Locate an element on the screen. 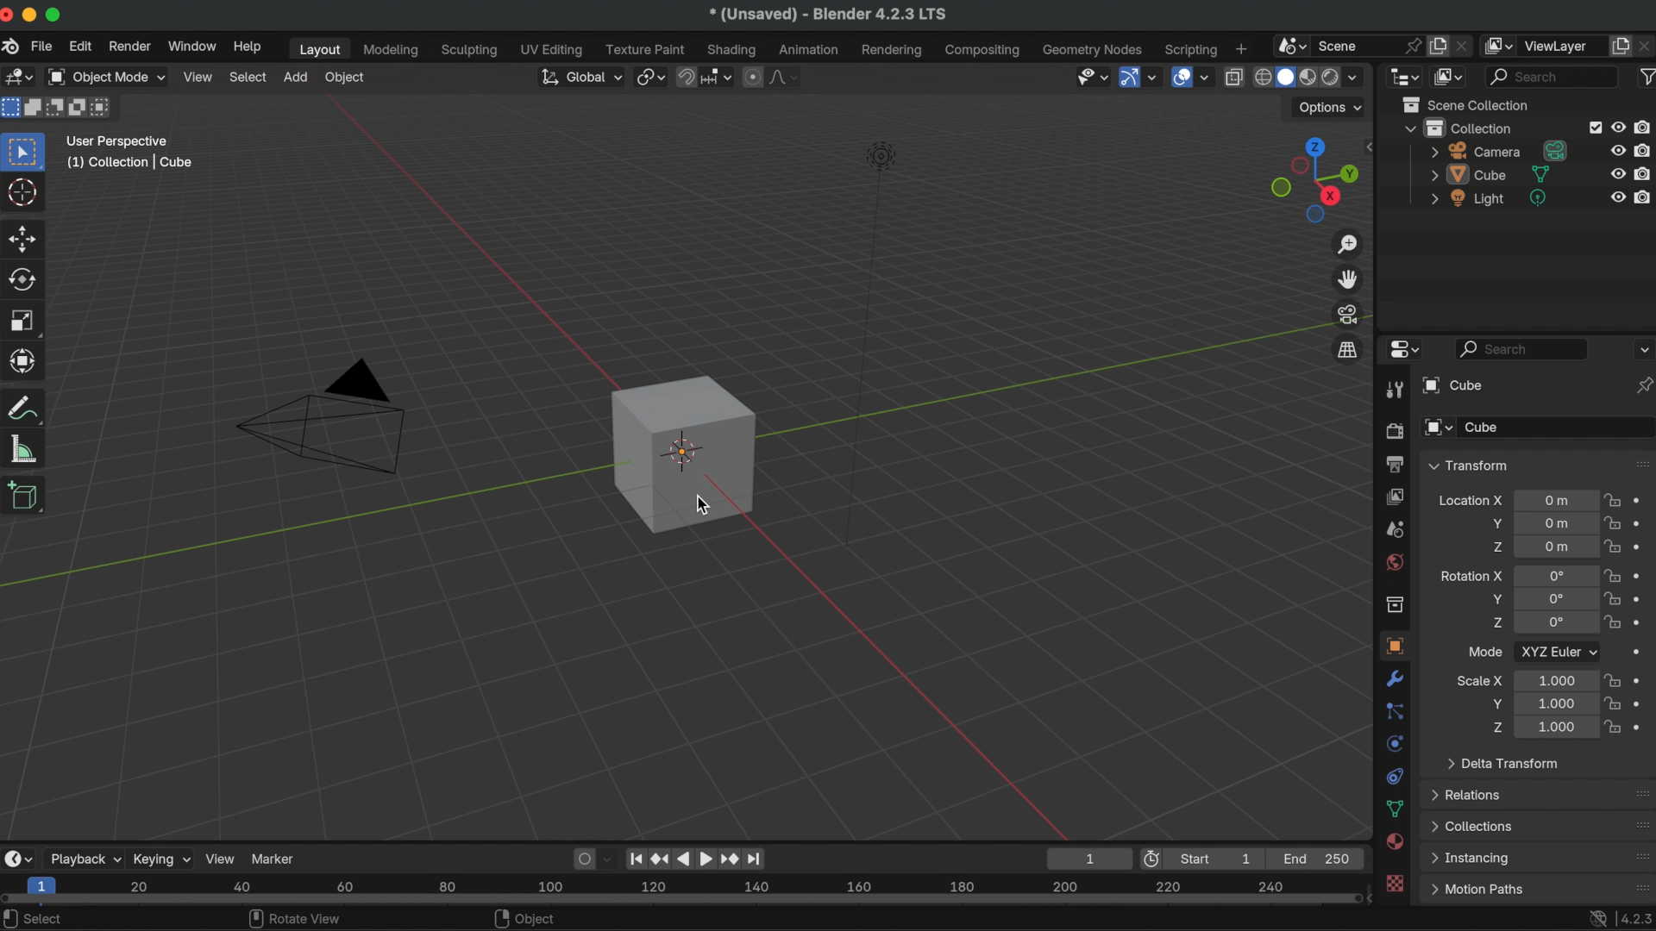 Image resolution: width=1656 pixels, height=931 pixels. sculpting is located at coordinates (470, 51).